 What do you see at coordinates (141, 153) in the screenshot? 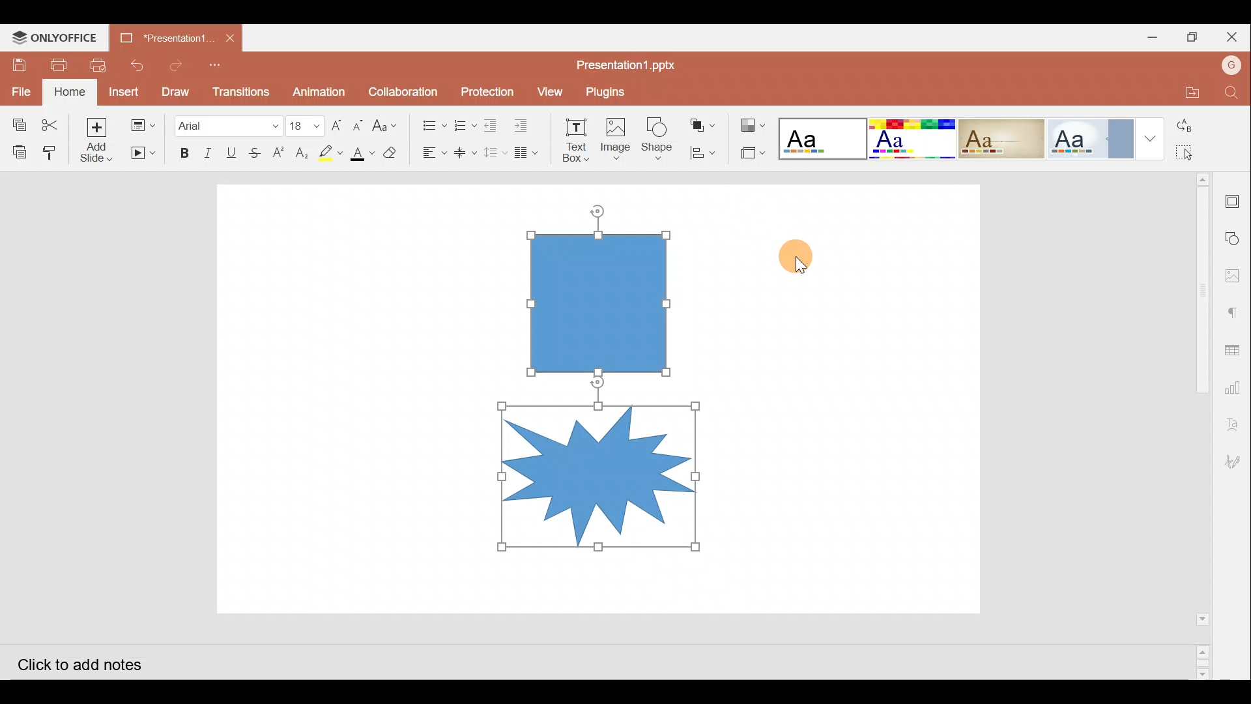
I see `Start slideshow` at bounding box center [141, 153].